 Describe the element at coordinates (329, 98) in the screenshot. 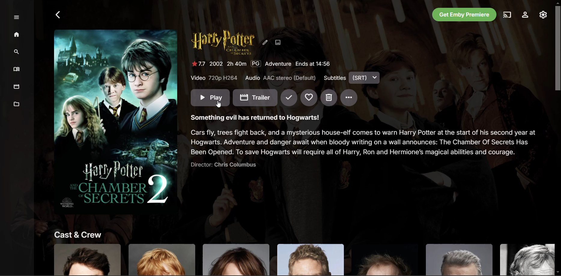

I see `Delete` at that location.